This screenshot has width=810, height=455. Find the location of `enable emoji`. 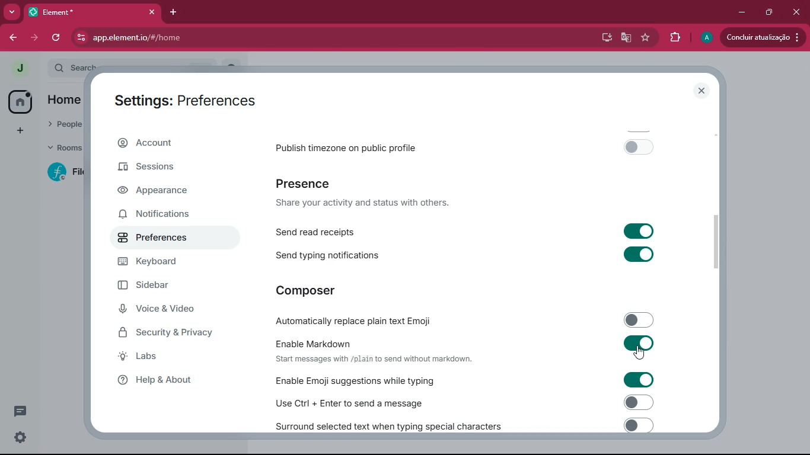

enable emoji is located at coordinates (460, 380).